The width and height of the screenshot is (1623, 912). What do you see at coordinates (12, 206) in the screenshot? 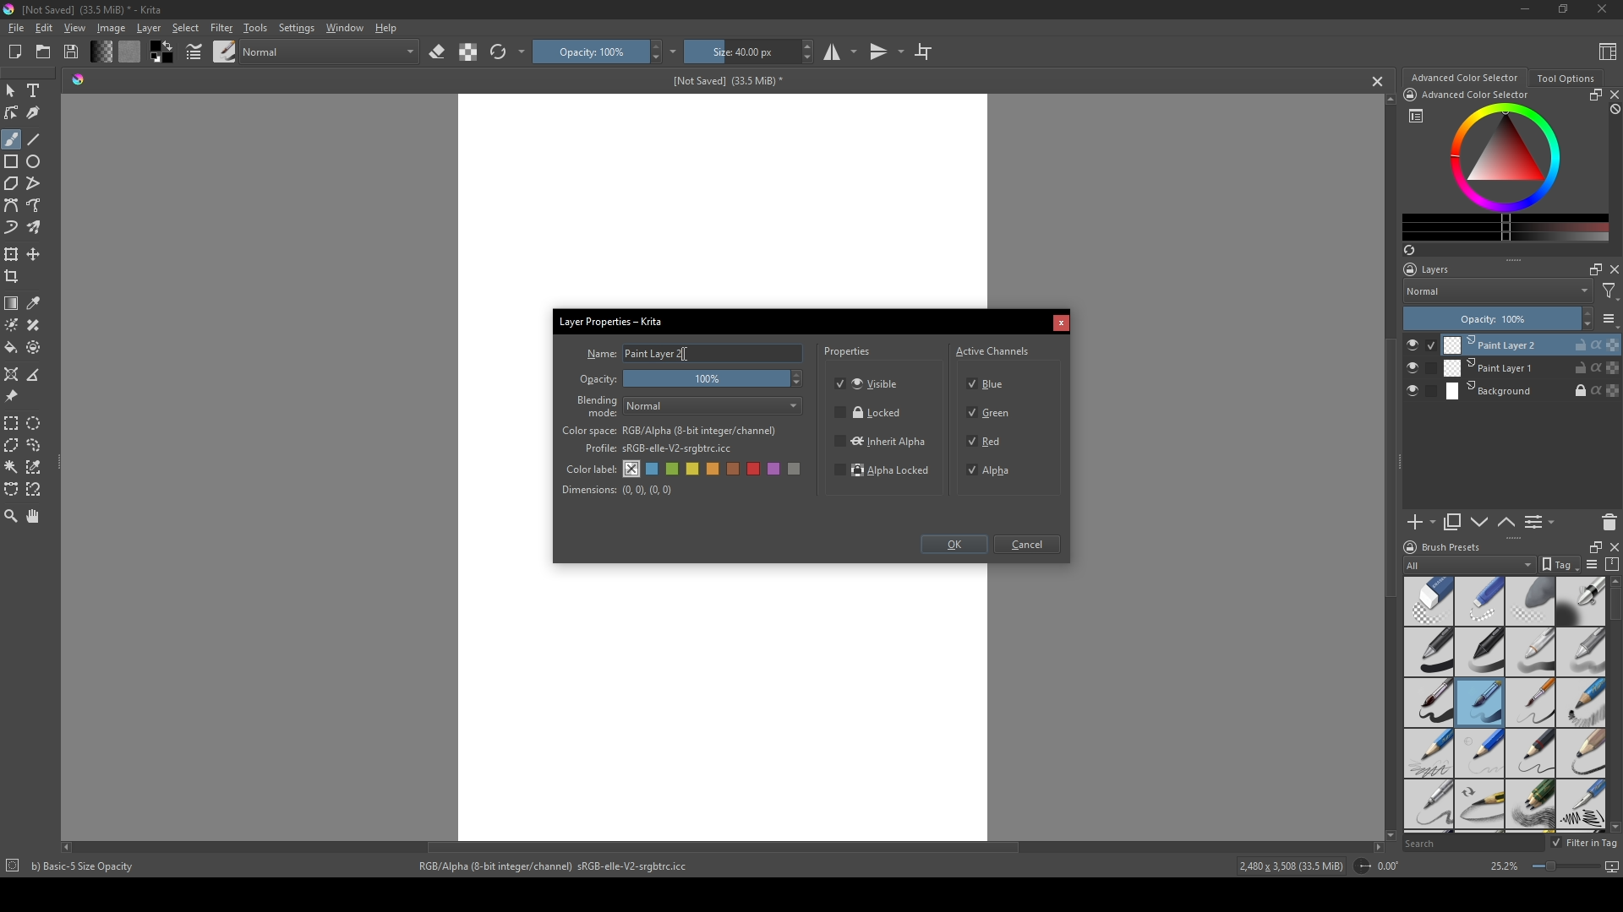
I see `bezier` at bounding box center [12, 206].